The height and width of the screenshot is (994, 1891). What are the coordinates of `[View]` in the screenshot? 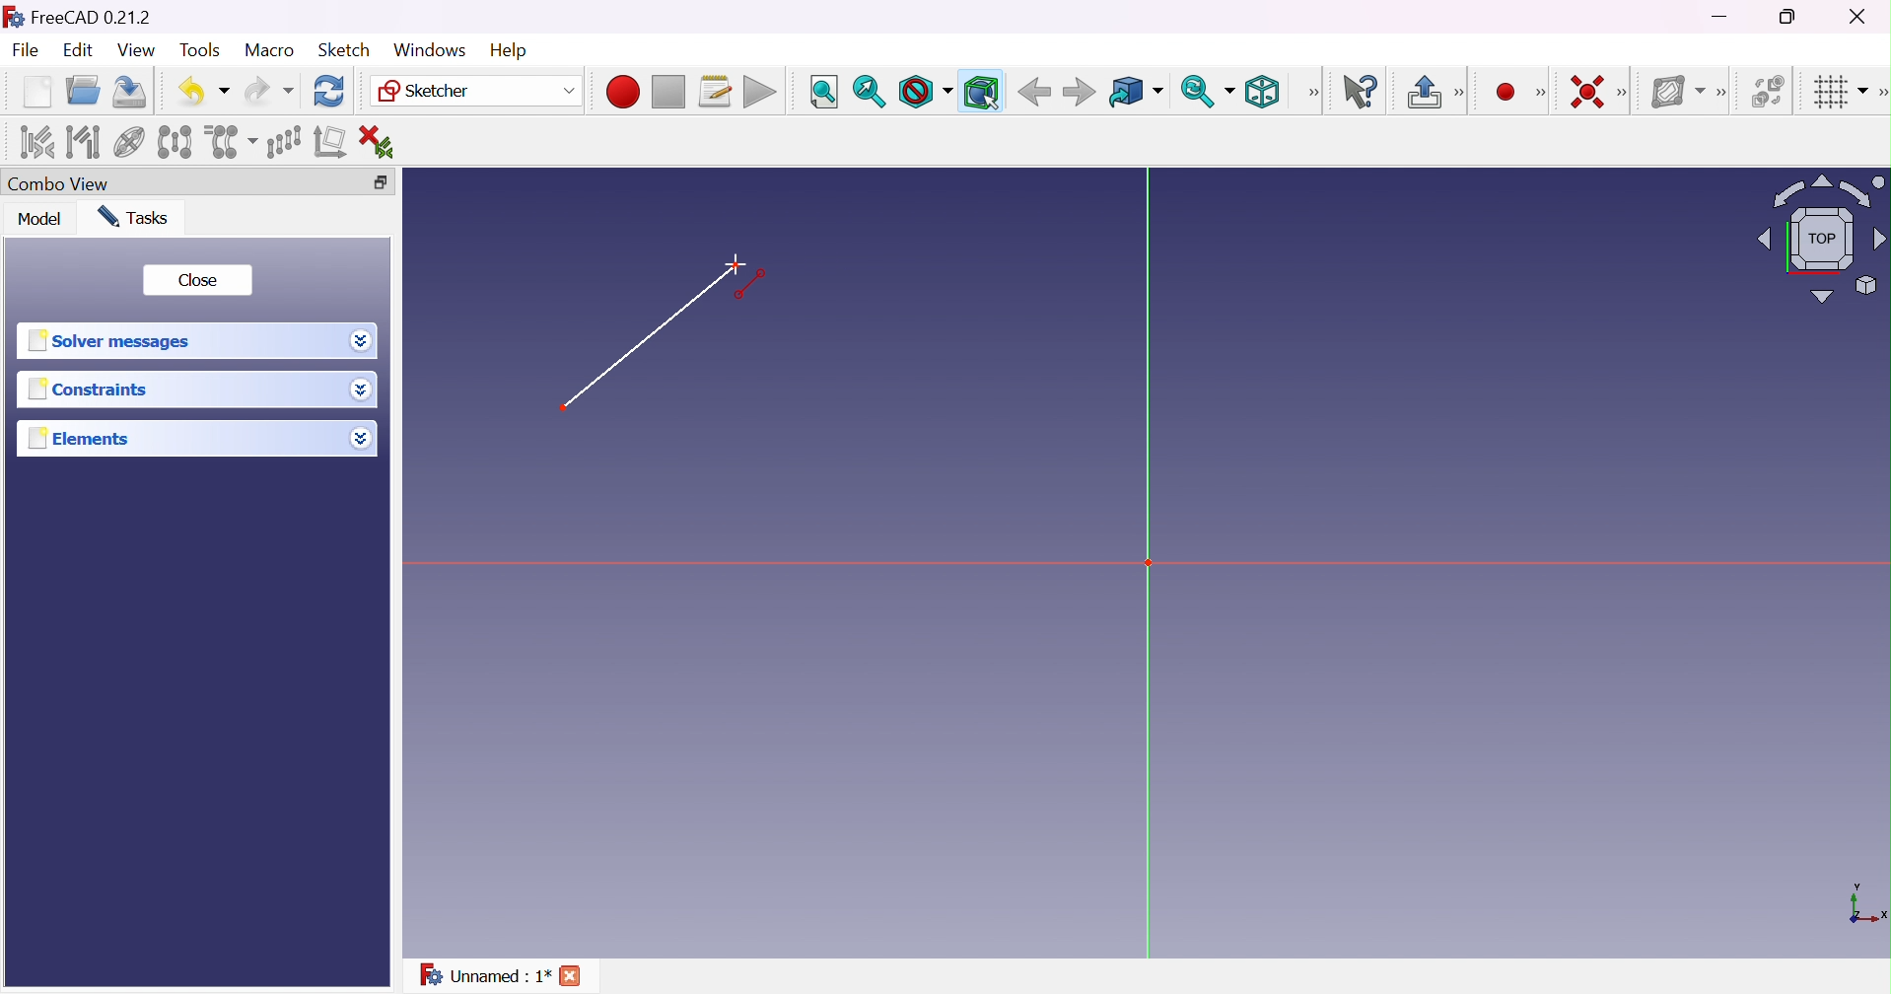 It's located at (1313, 92).